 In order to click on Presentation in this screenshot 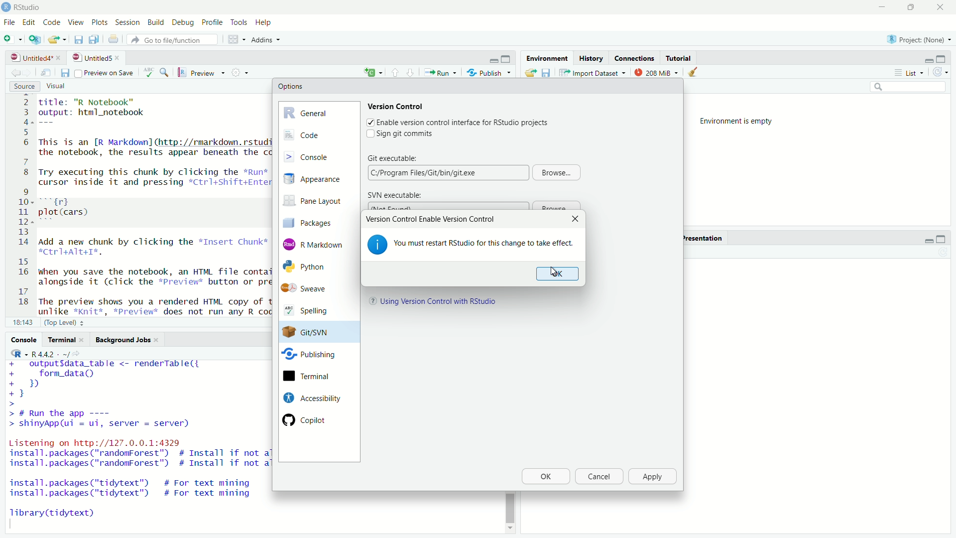, I will do `click(702, 238)`.